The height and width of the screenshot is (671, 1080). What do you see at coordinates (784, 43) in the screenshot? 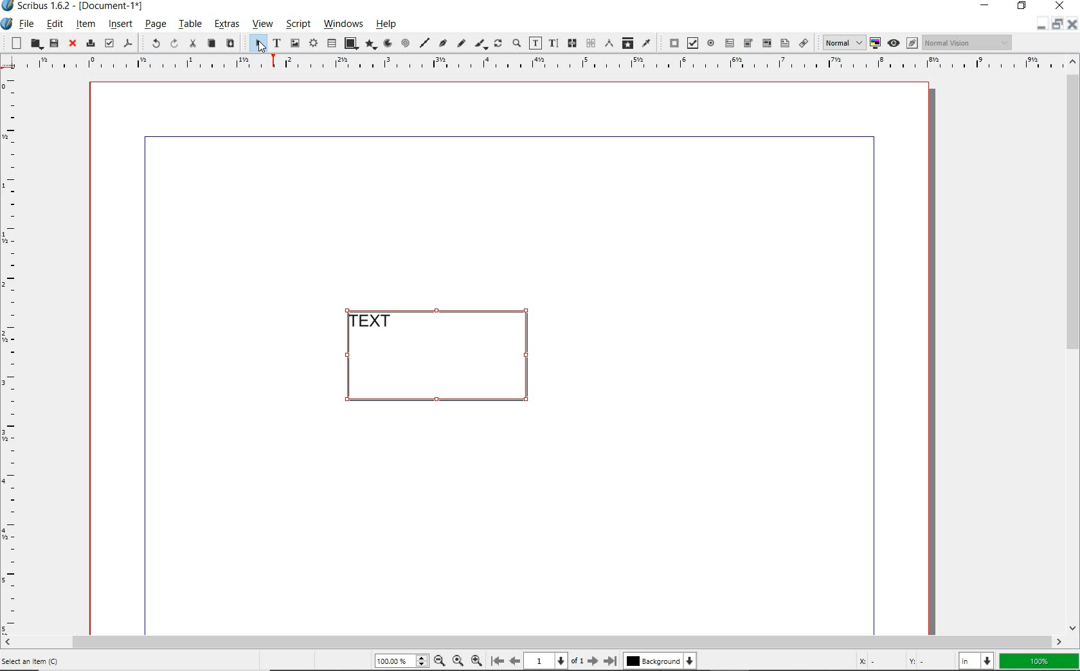
I see `pdf list box` at bounding box center [784, 43].